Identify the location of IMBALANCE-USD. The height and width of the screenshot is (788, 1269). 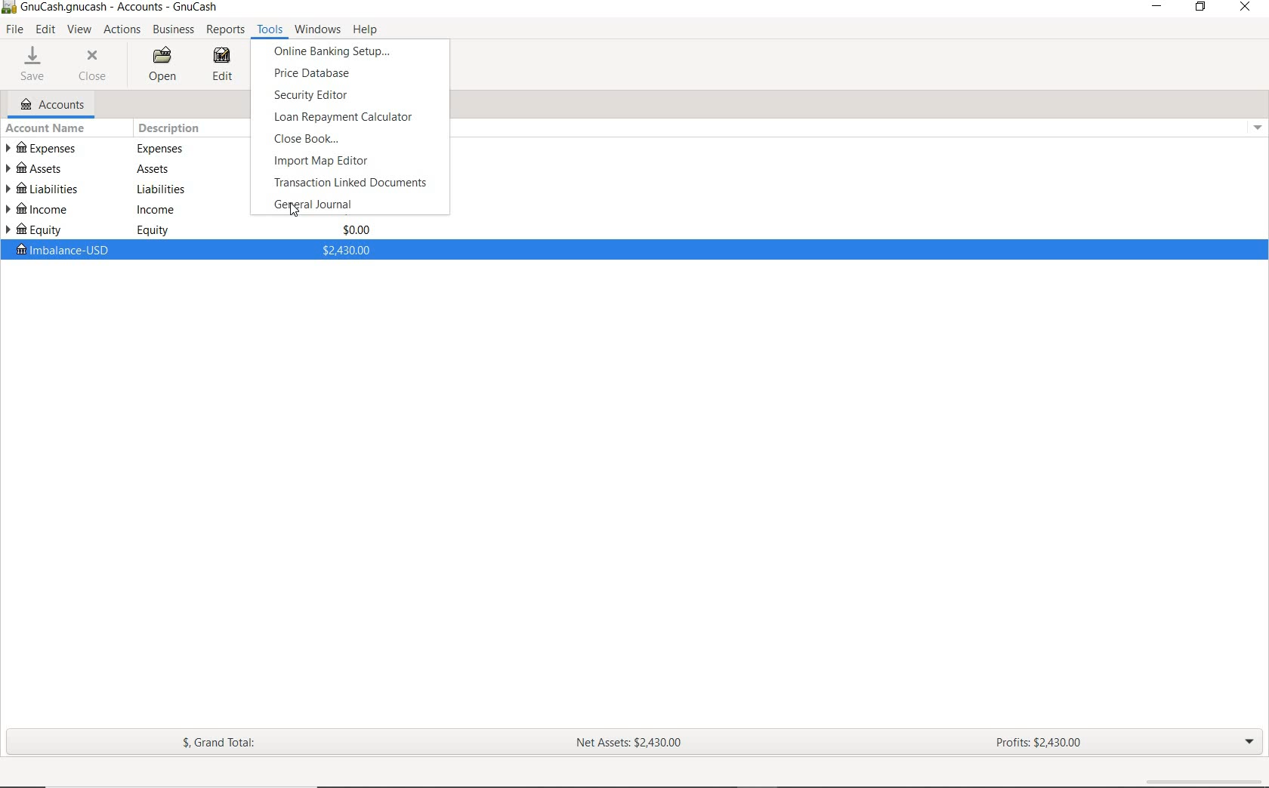
(60, 250).